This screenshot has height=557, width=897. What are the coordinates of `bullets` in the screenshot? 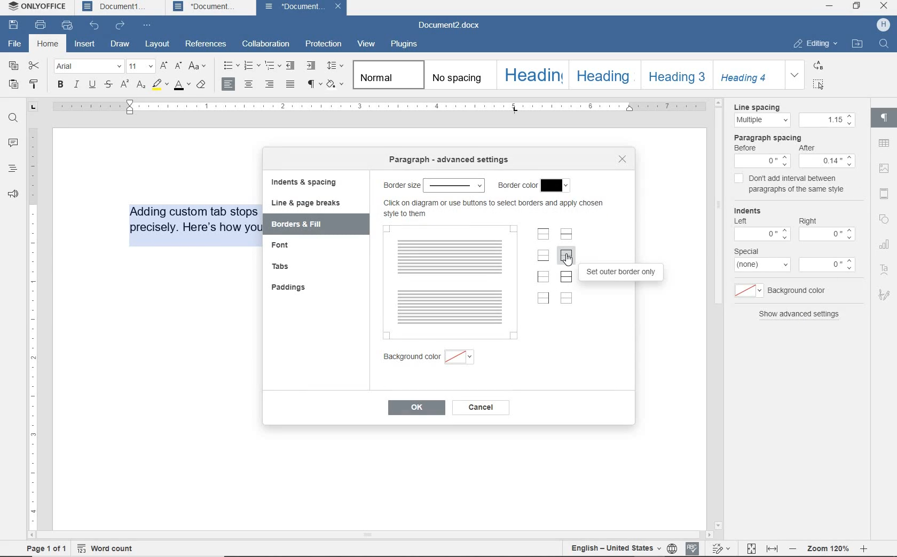 It's located at (230, 65).